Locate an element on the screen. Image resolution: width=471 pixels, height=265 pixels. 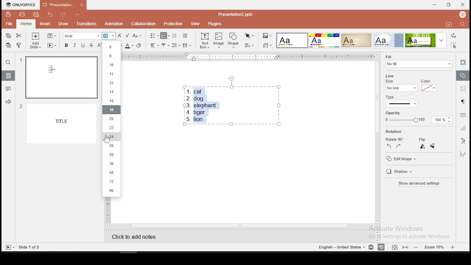
fit to slide is located at coordinates (405, 247).